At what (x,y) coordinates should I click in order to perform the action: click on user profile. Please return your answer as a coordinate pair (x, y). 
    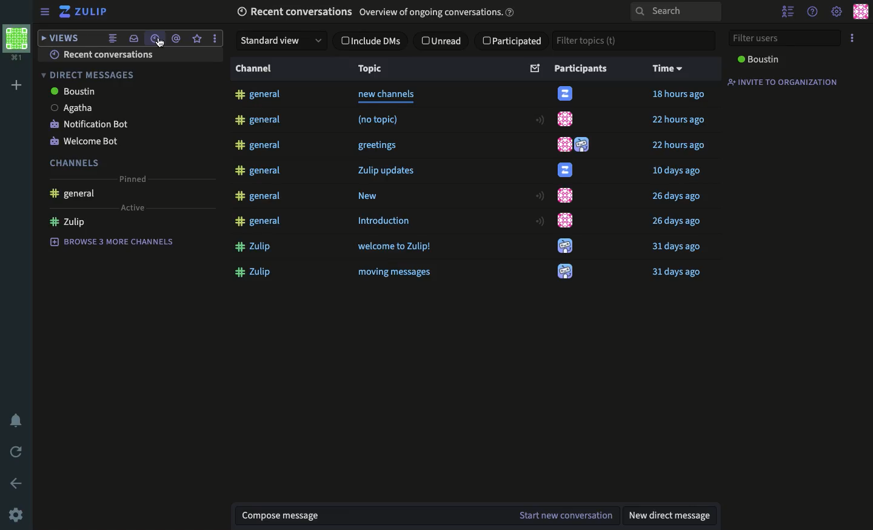
    Looking at the image, I should click on (566, 272).